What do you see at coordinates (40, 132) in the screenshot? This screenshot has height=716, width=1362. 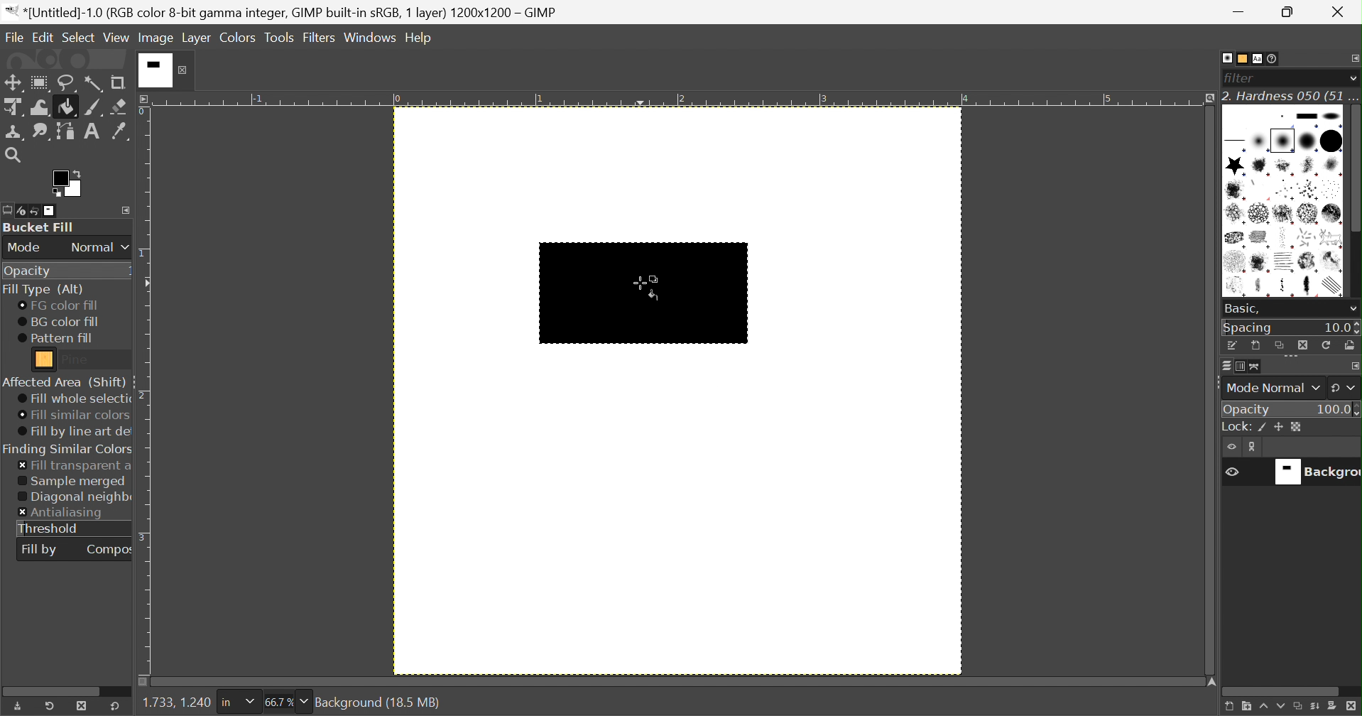 I see `Smudge Tool` at bounding box center [40, 132].